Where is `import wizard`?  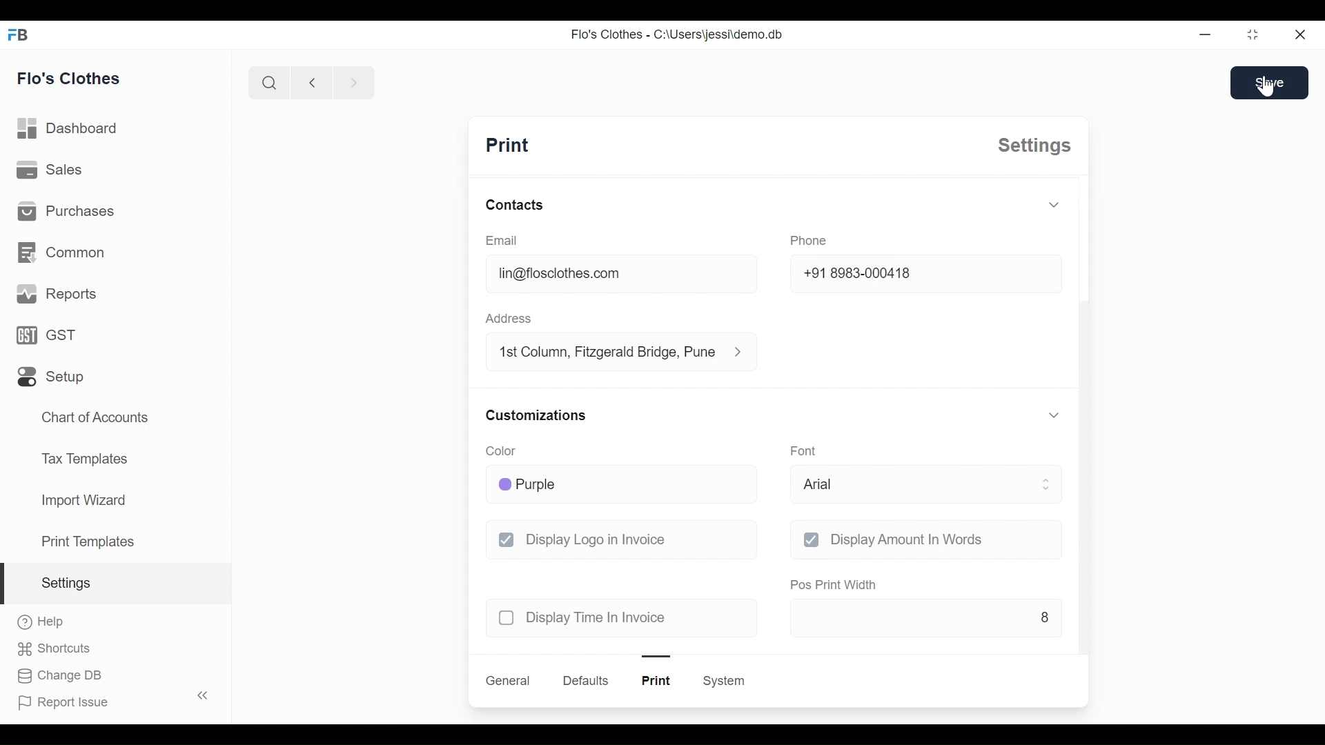
import wizard is located at coordinates (83, 500).